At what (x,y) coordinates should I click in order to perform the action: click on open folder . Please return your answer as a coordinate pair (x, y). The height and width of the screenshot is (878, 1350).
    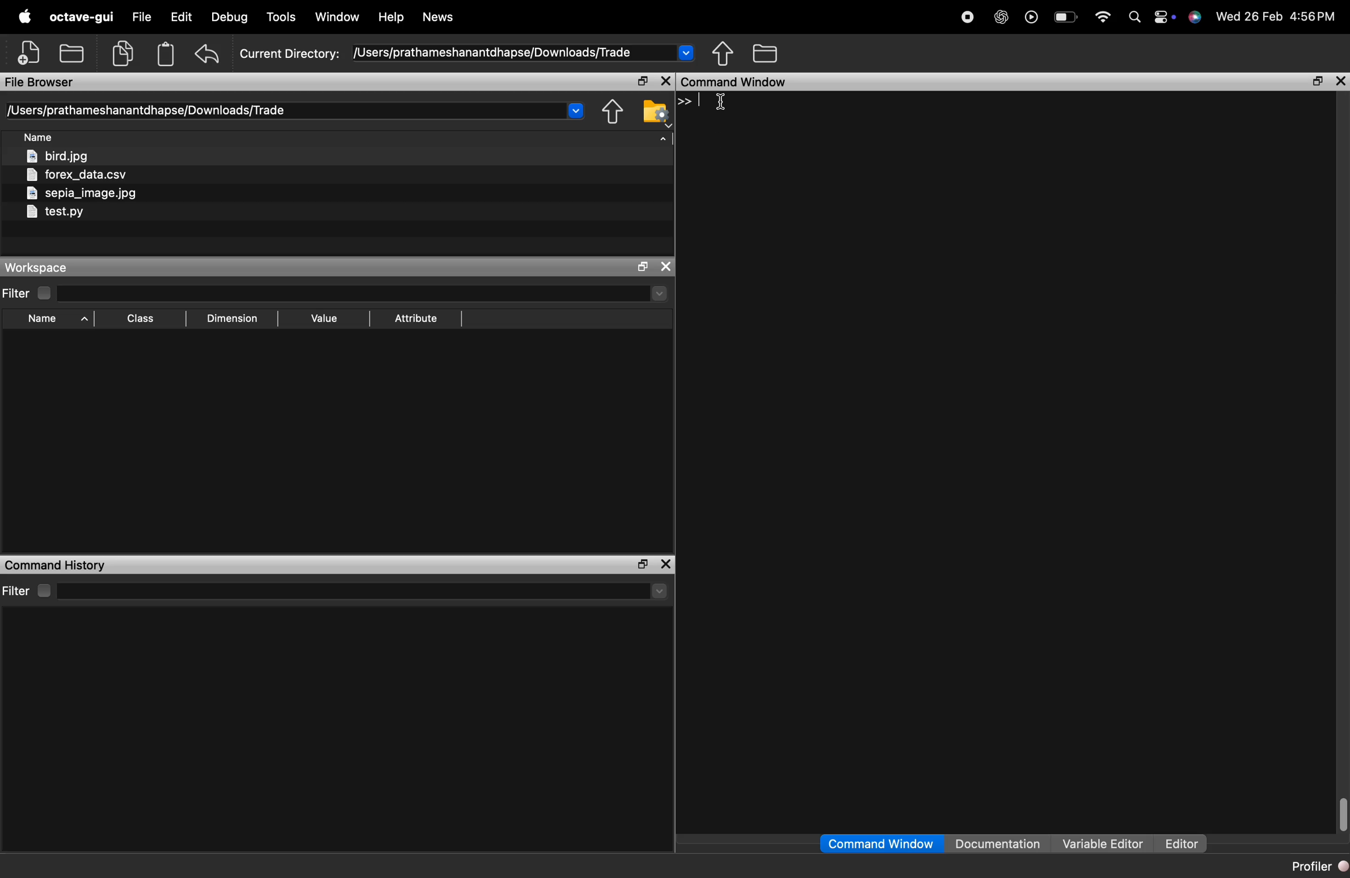
    Looking at the image, I should click on (72, 54).